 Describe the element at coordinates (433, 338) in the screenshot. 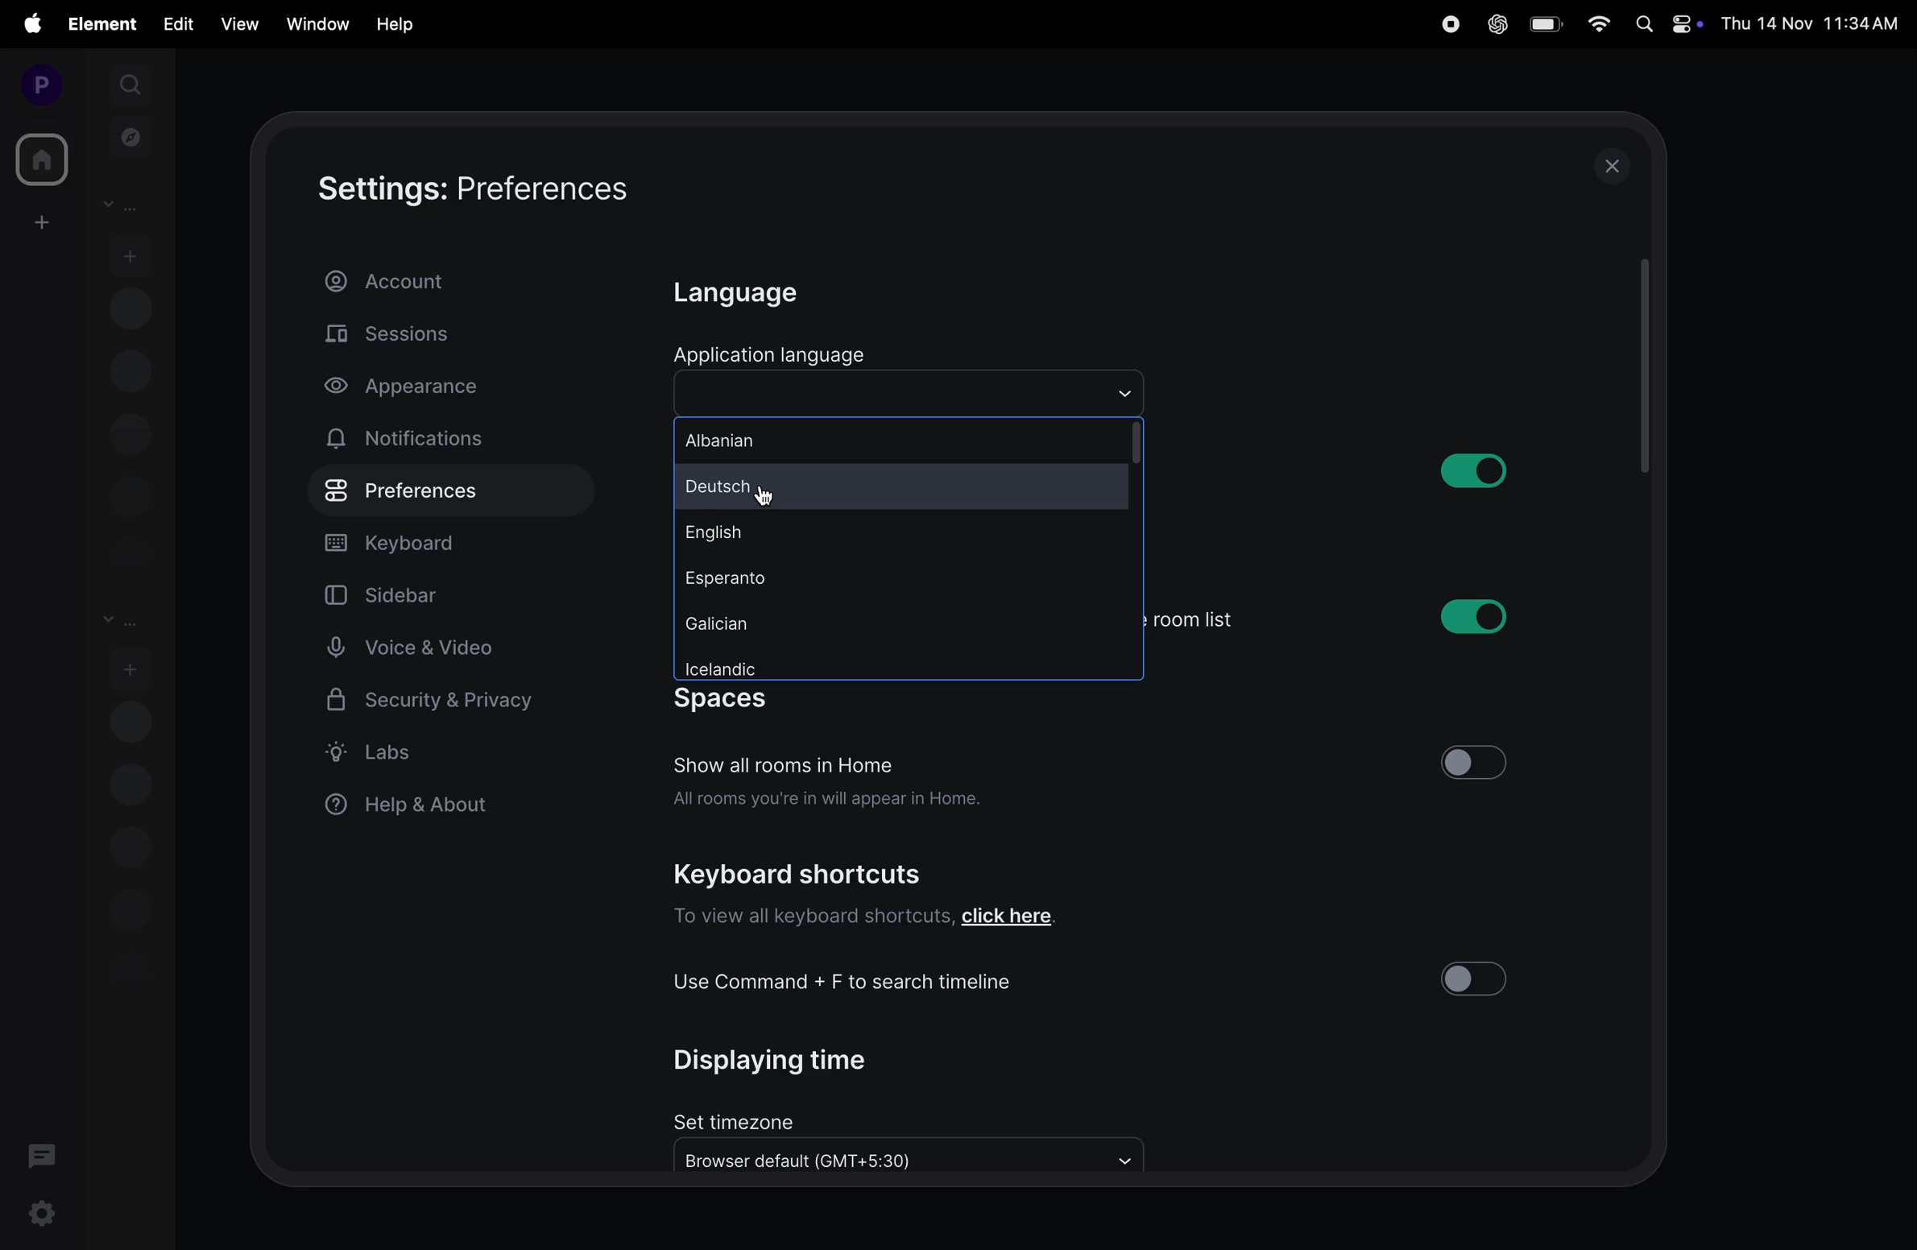

I see `sessions` at that location.